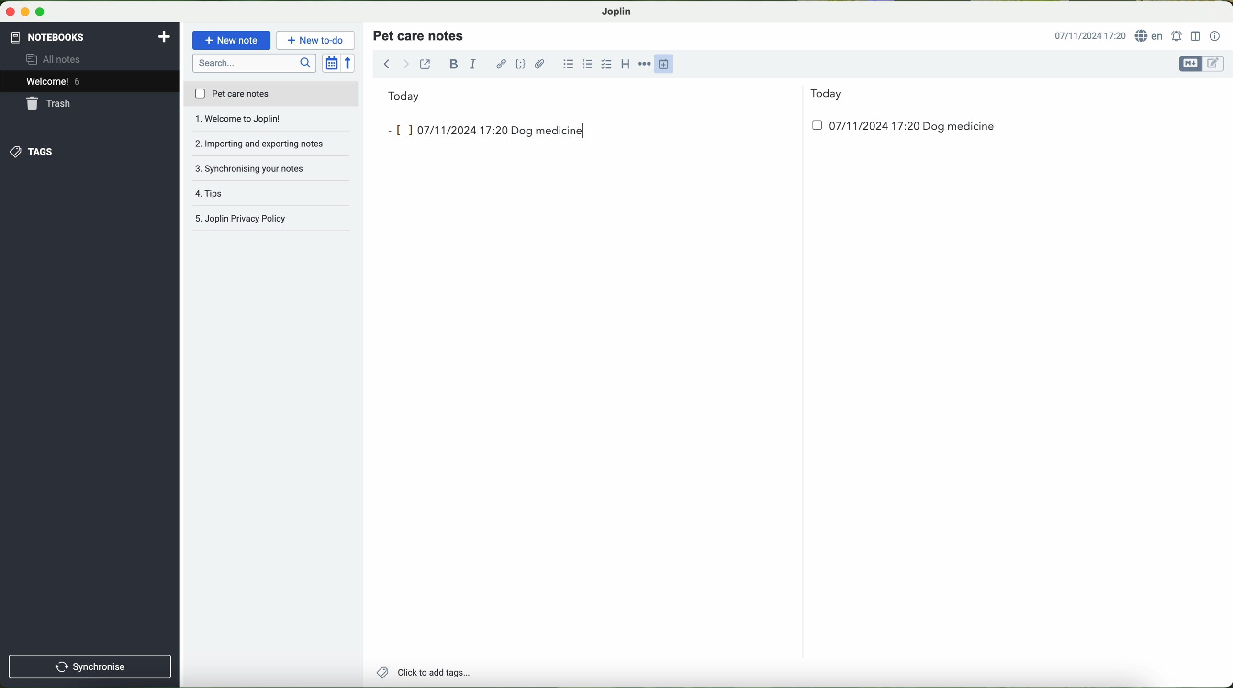  What do you see at coordinates (270, 95) in the screenshot?
I see `pet care notes file` at bounding box center [270, 95].